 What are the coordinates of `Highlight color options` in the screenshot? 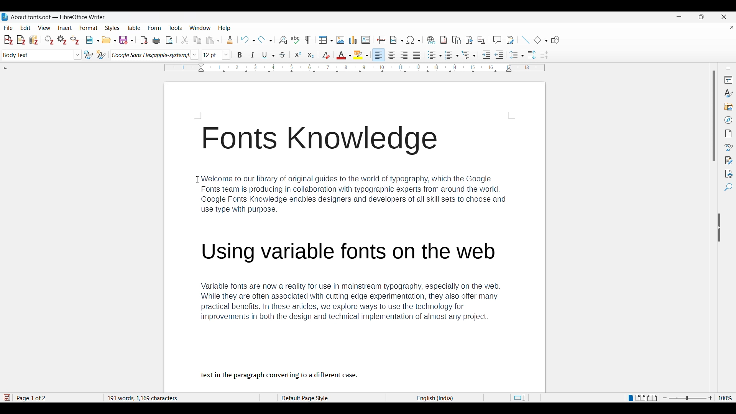 It's located at (361, 55).